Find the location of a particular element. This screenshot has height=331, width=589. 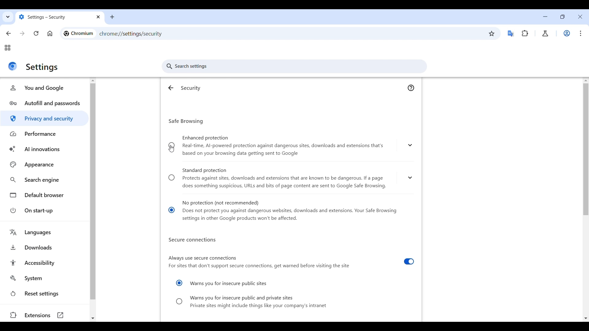

Expand to see description of Standard protection is located at coordinates (410, 178).